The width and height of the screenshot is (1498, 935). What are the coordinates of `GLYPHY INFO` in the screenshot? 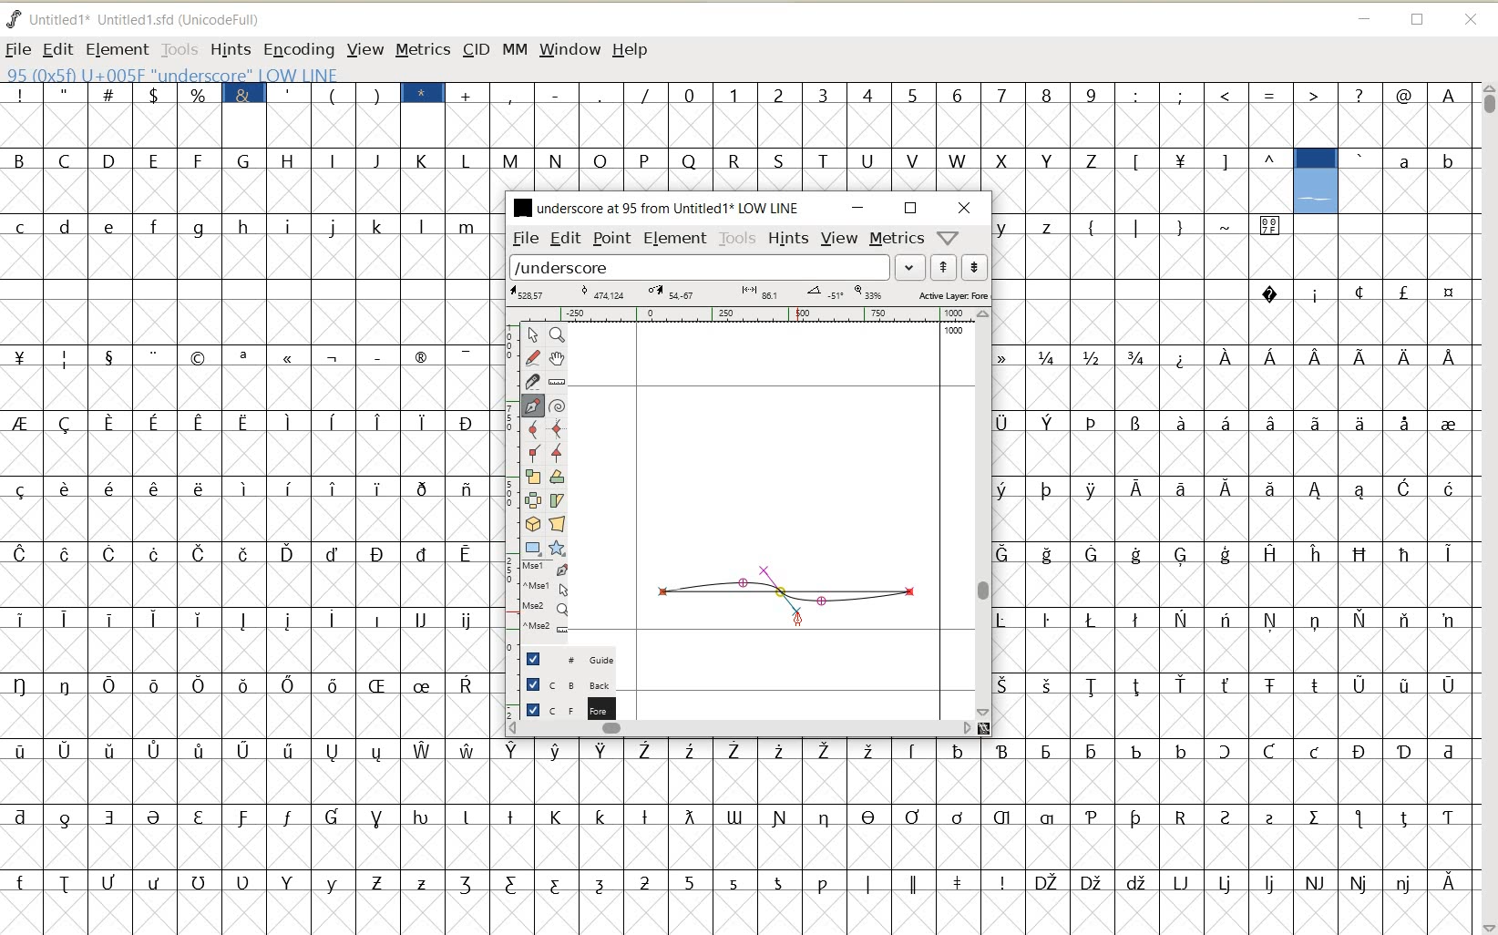 It's located at (284, 73).